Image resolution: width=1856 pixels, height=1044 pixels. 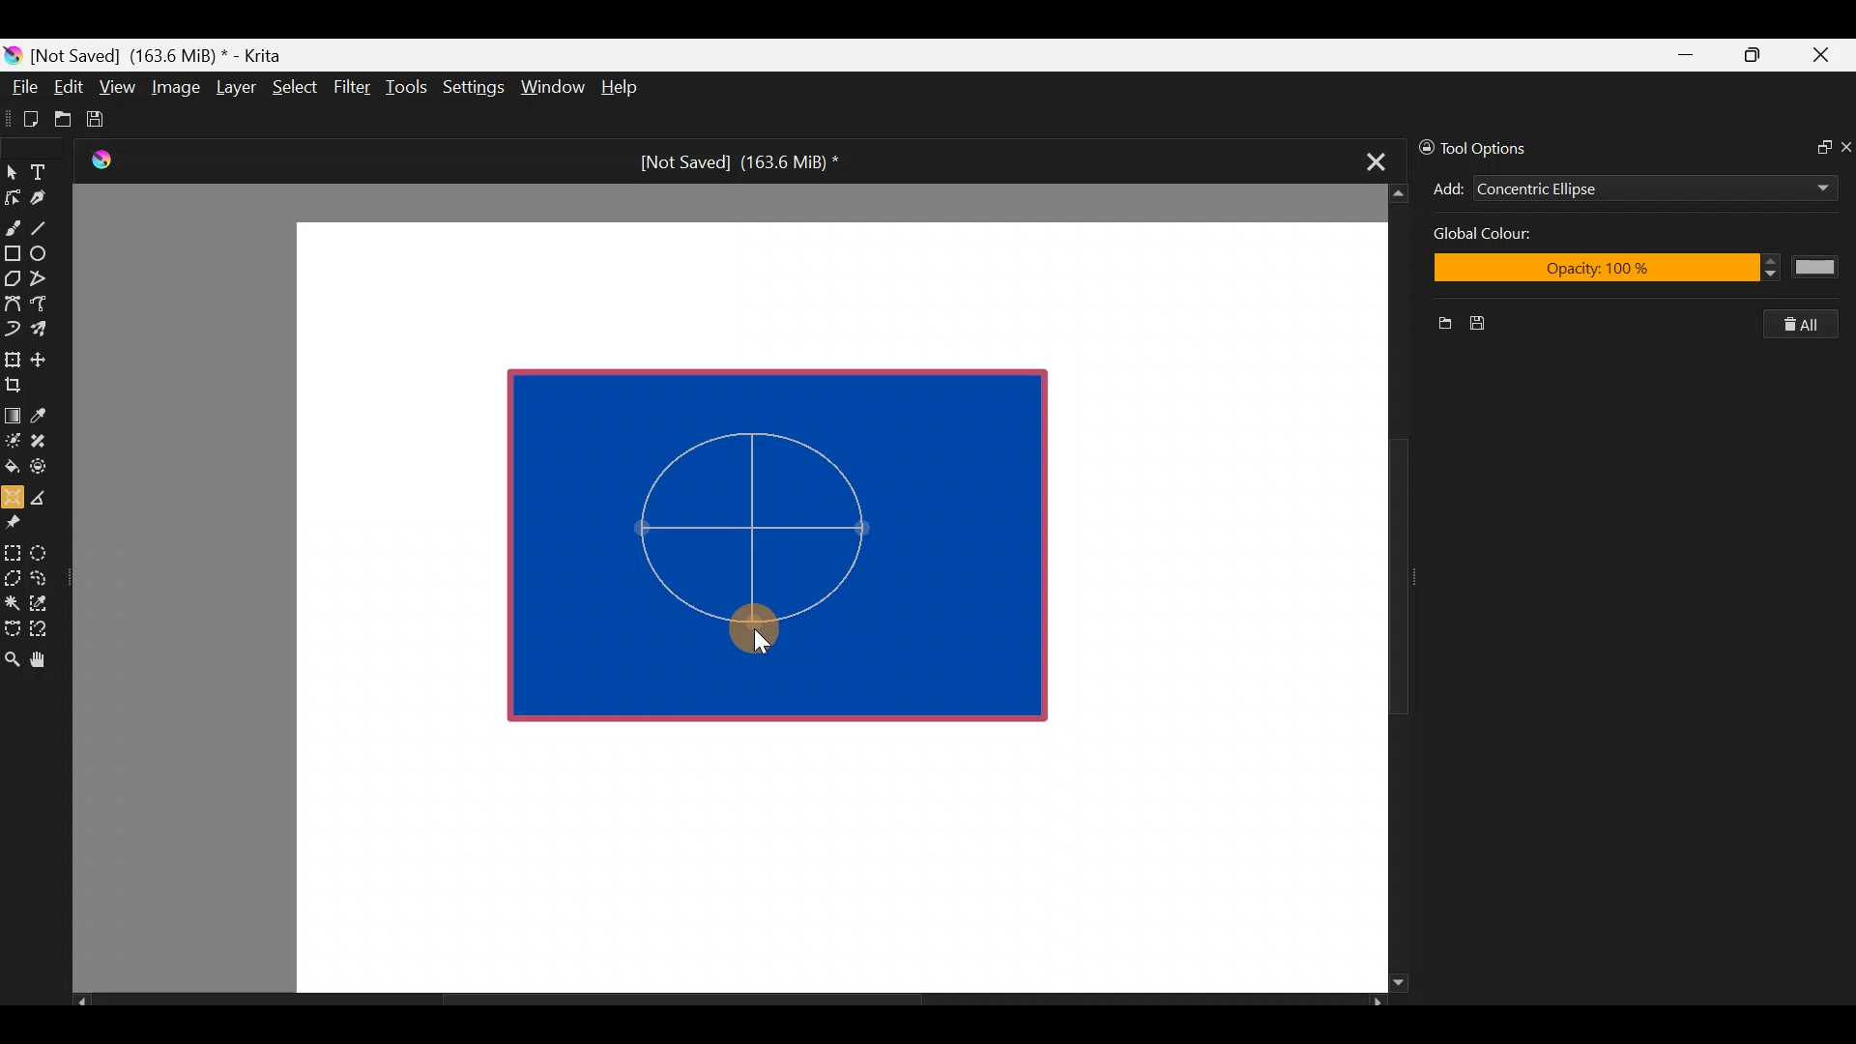 I want to click on Freehand brush tool, so click(x=13, y=220).